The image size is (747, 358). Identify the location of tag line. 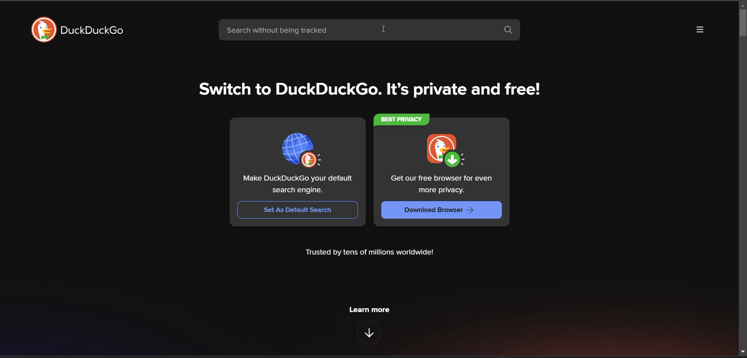
(374, 91).